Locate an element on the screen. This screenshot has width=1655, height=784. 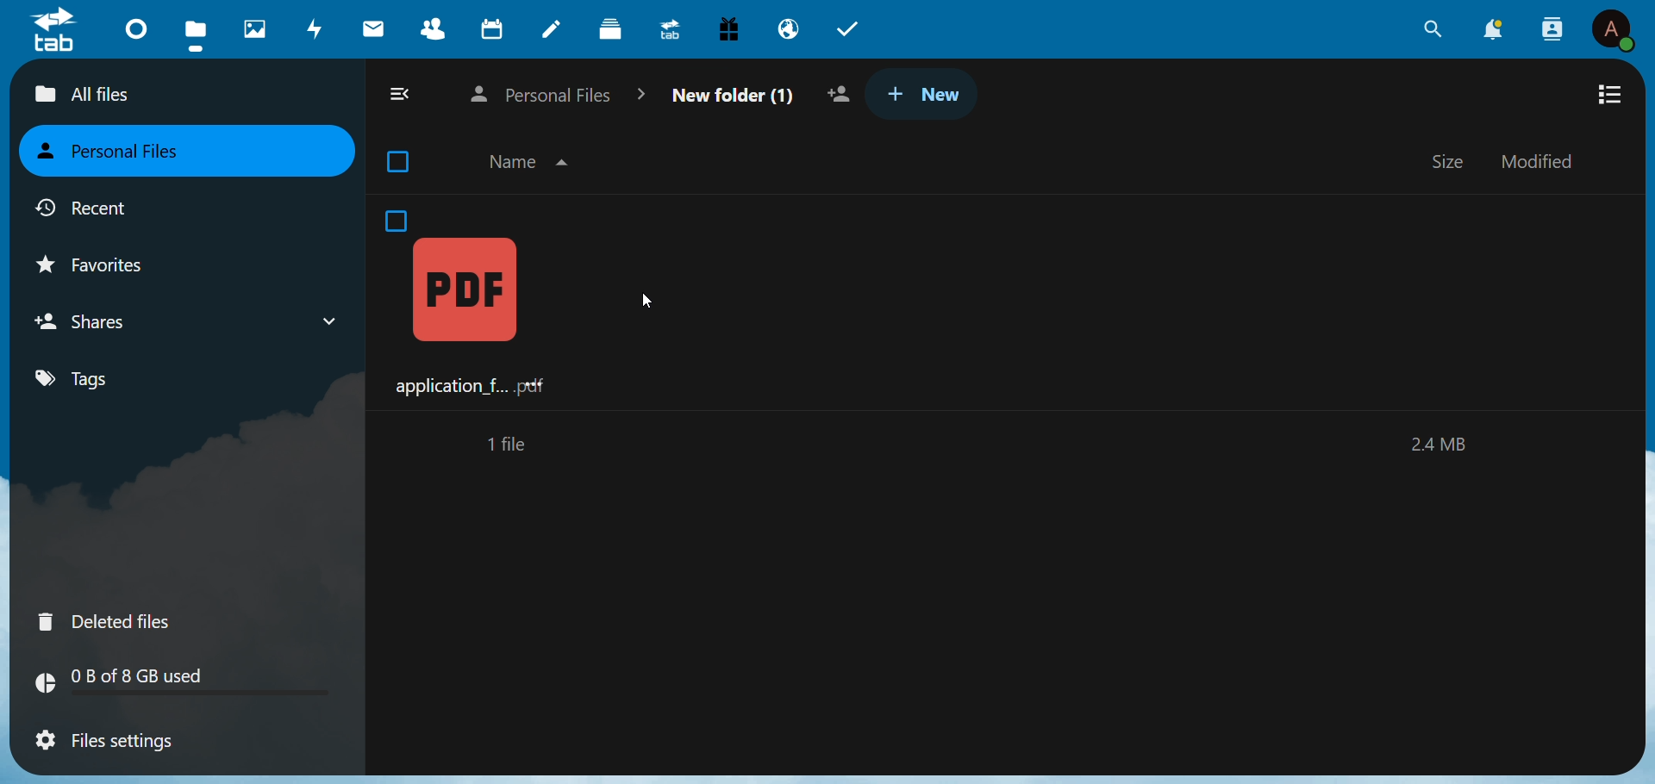
user is located at coordinates (1614, 29).